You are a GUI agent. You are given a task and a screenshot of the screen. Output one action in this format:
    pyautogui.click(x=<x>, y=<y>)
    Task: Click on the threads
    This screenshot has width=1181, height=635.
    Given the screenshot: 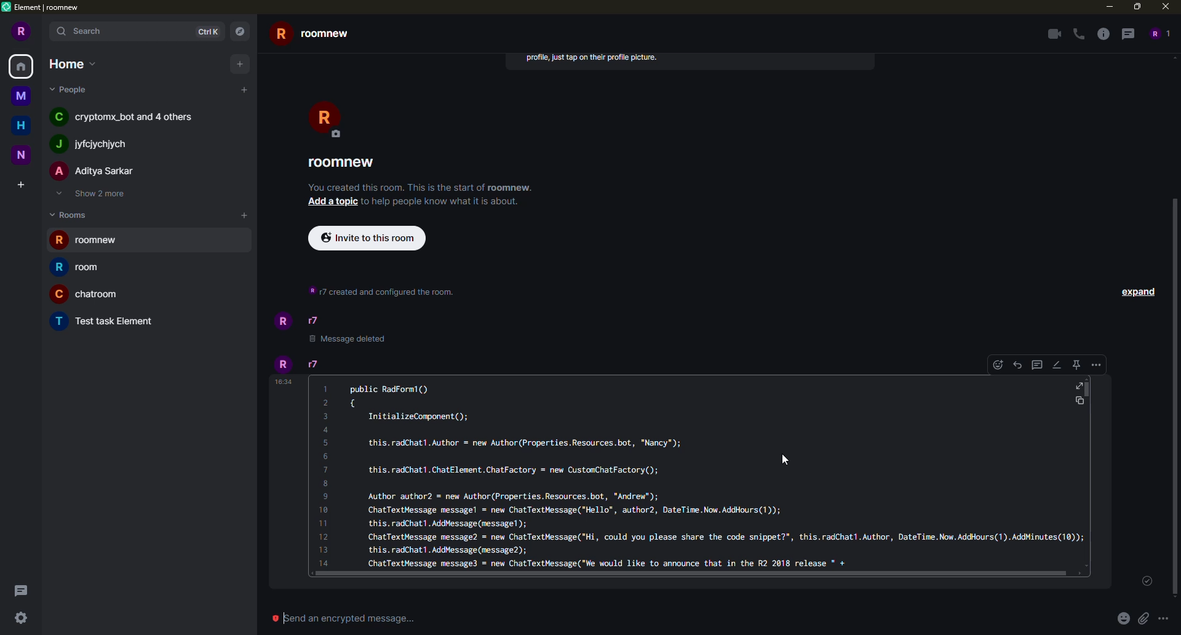 What is the action you would take?
    pyautogui.click(x=1036, y=366)
    